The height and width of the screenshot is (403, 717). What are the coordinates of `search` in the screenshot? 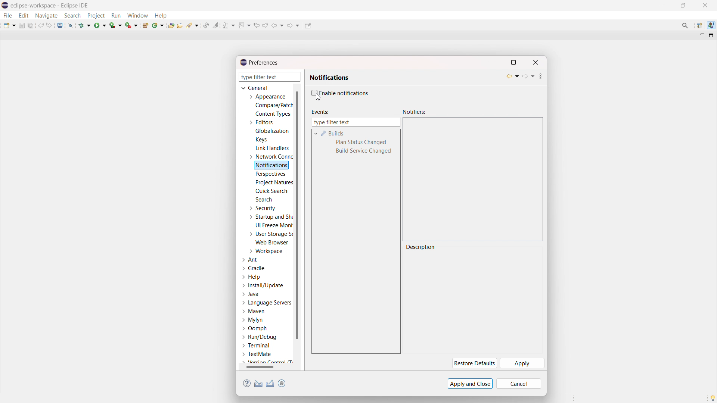 It's located at (193, 25).